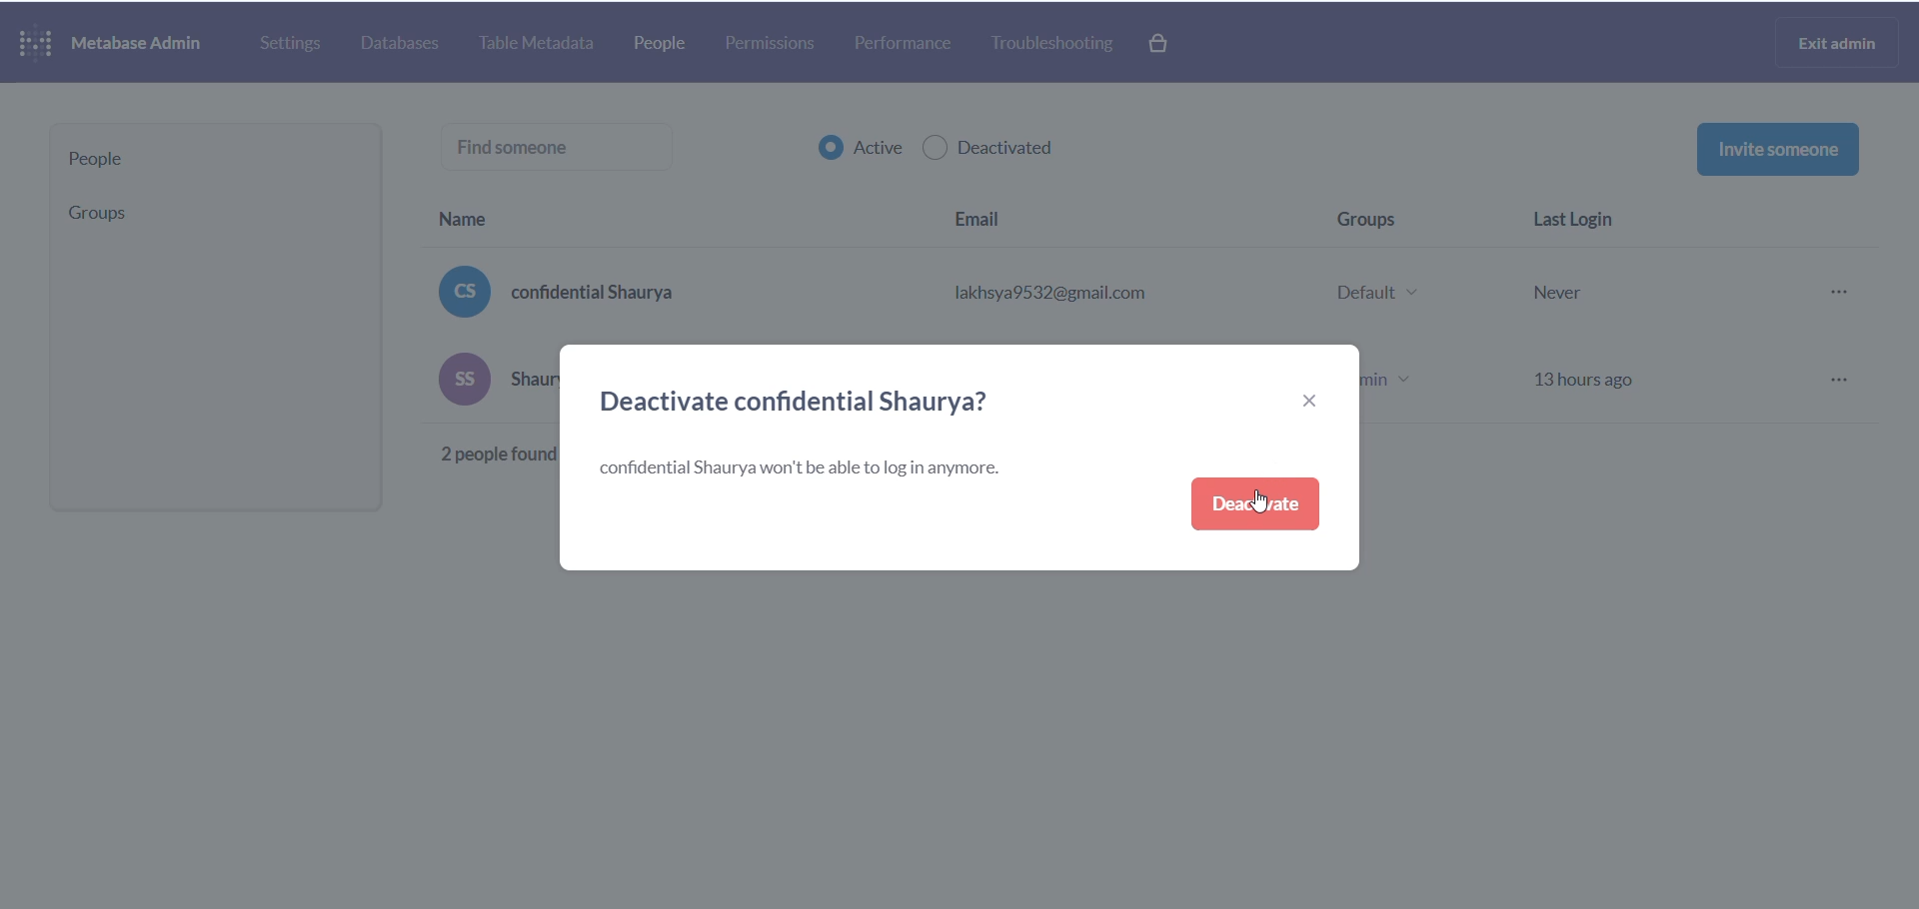 Image resolution: width=1919 pixels, height=909 pixels. What do you see at coordinates (1057, 43) in the screenshot?
I see `troubleshooting` at bounding box center [1057, 43].